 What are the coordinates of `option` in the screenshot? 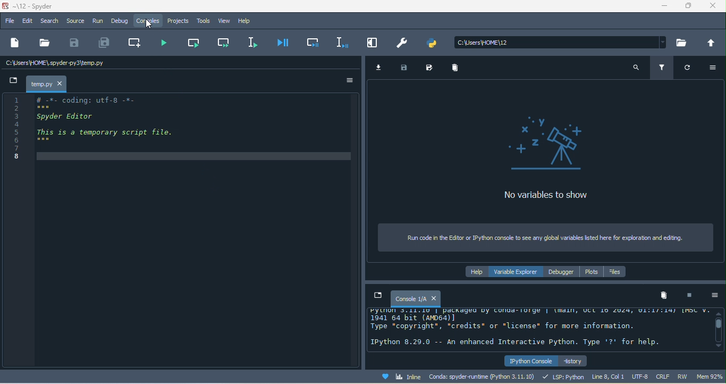 It's located at (715, 68).